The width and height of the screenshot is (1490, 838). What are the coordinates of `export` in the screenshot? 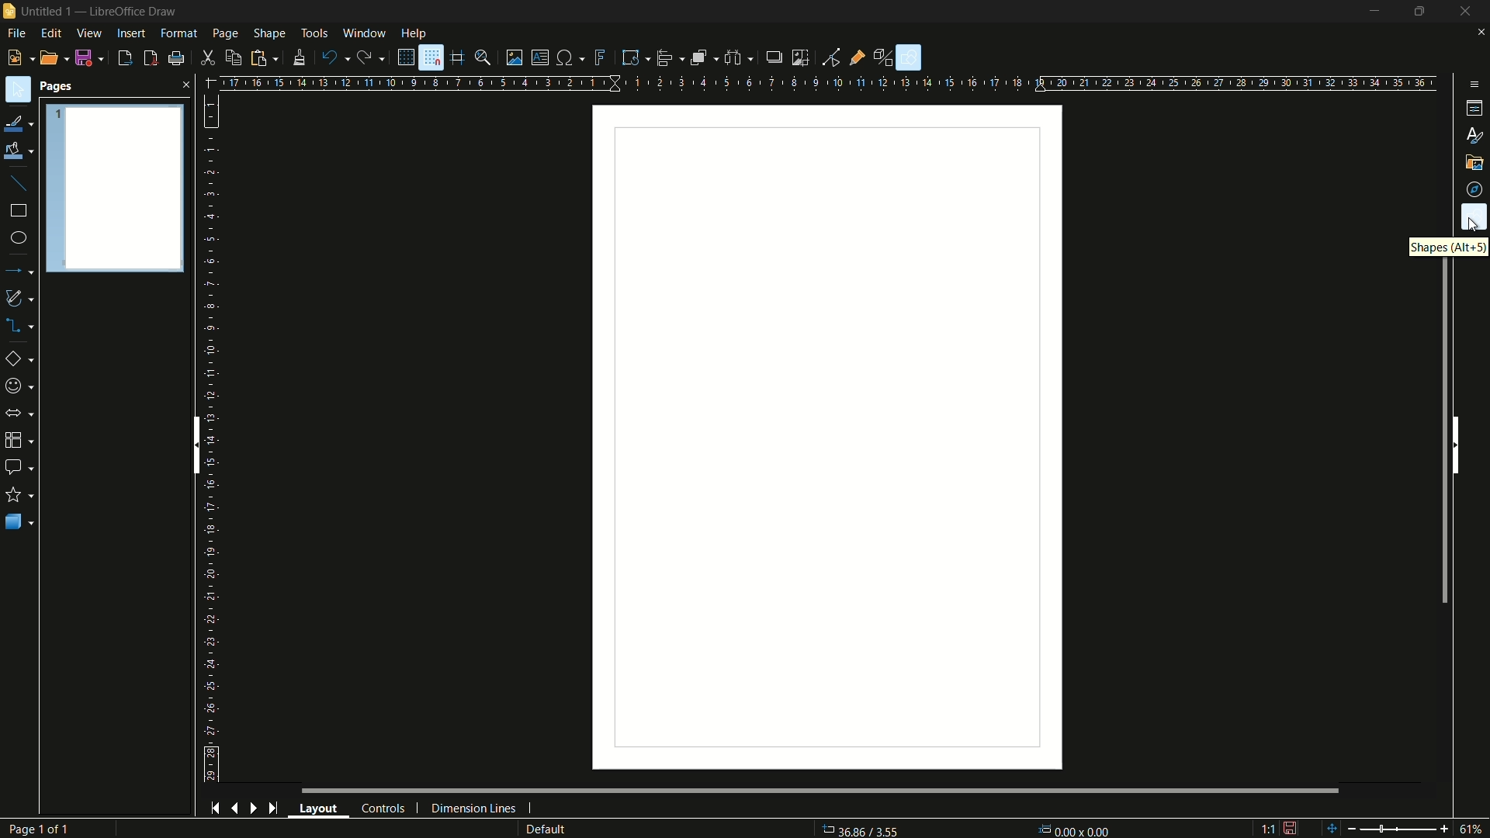 It's located at (126, 59).